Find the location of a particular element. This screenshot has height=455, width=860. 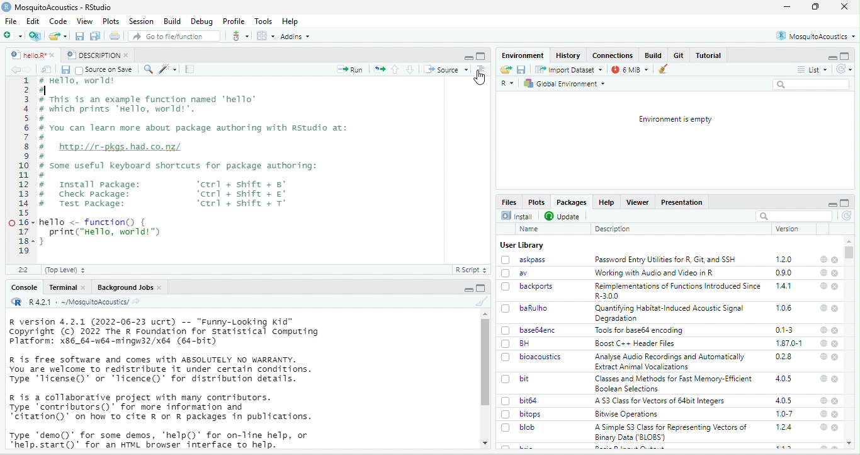

Tutorial is located at coordinates (708, 55).